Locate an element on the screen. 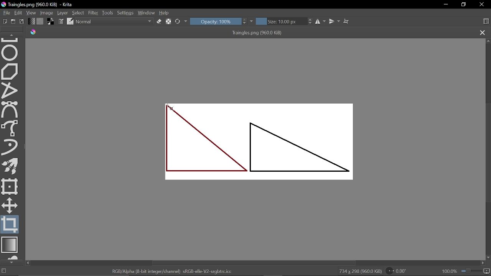 The image size is (491, 276). Move down in tools is located at coordinates (11, 263).